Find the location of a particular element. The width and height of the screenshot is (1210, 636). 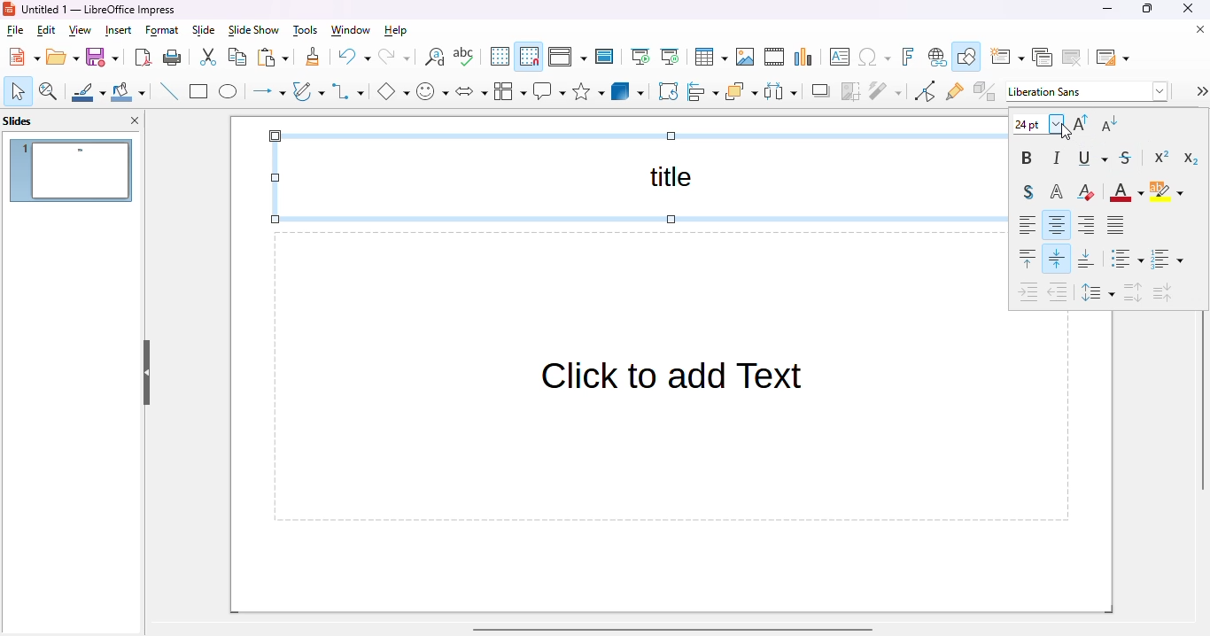

insert line is located at coordinates (168, 90).